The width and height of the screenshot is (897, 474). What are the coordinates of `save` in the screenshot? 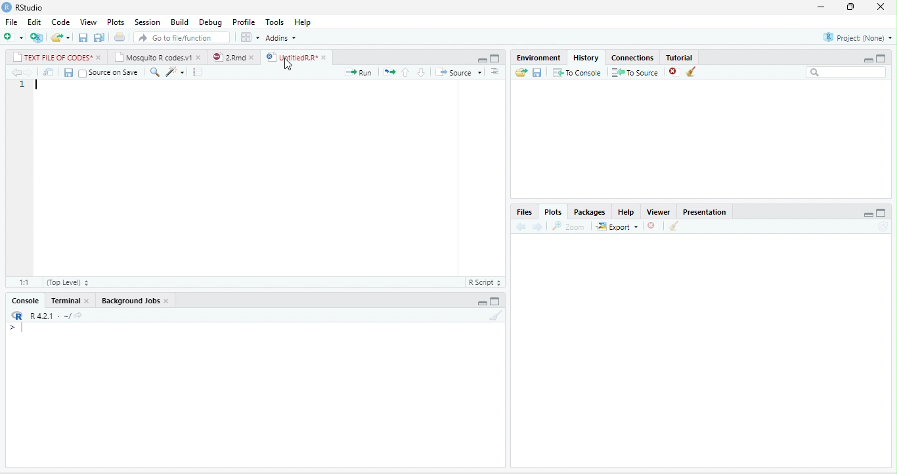 It's located at (69, 72).